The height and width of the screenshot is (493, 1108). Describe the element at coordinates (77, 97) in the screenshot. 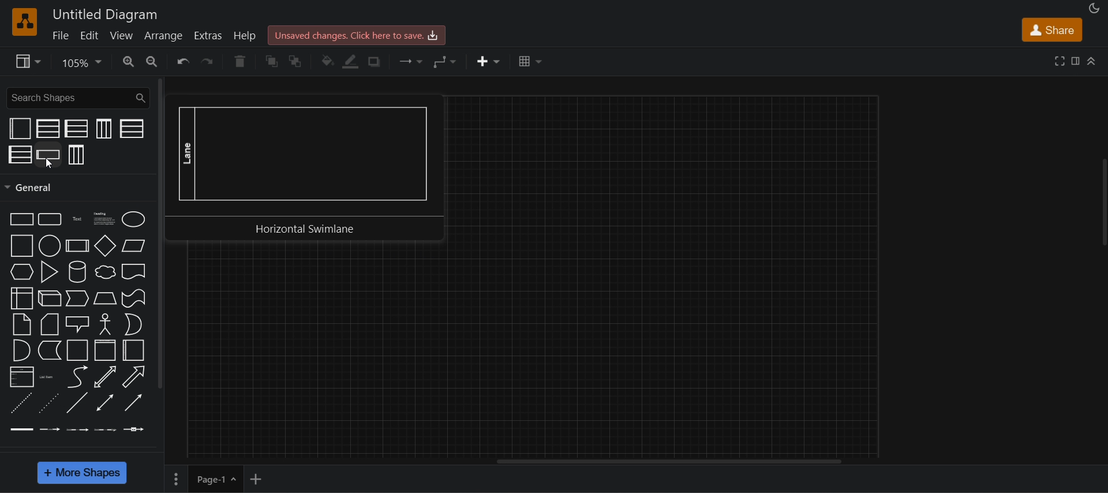

I see `search shapes` at that location.